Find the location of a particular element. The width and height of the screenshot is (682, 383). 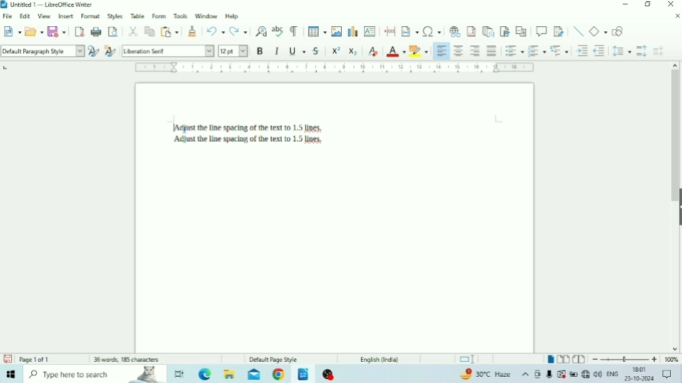

Open is located at coordinates (34, 31).